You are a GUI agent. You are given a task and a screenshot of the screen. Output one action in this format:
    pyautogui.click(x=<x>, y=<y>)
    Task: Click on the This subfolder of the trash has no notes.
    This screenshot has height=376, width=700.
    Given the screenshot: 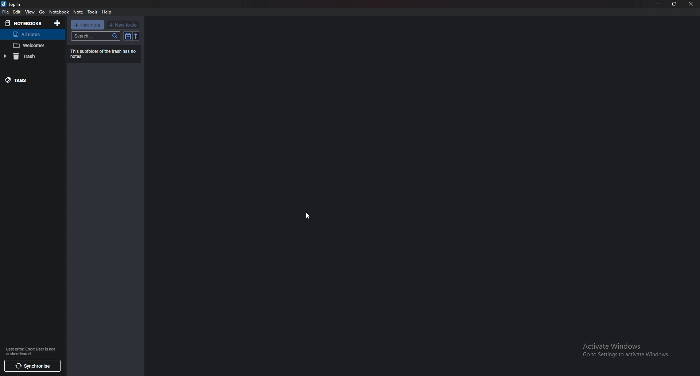 What is the action you would take?
    pyautogui.click(x=104, y=55)
    